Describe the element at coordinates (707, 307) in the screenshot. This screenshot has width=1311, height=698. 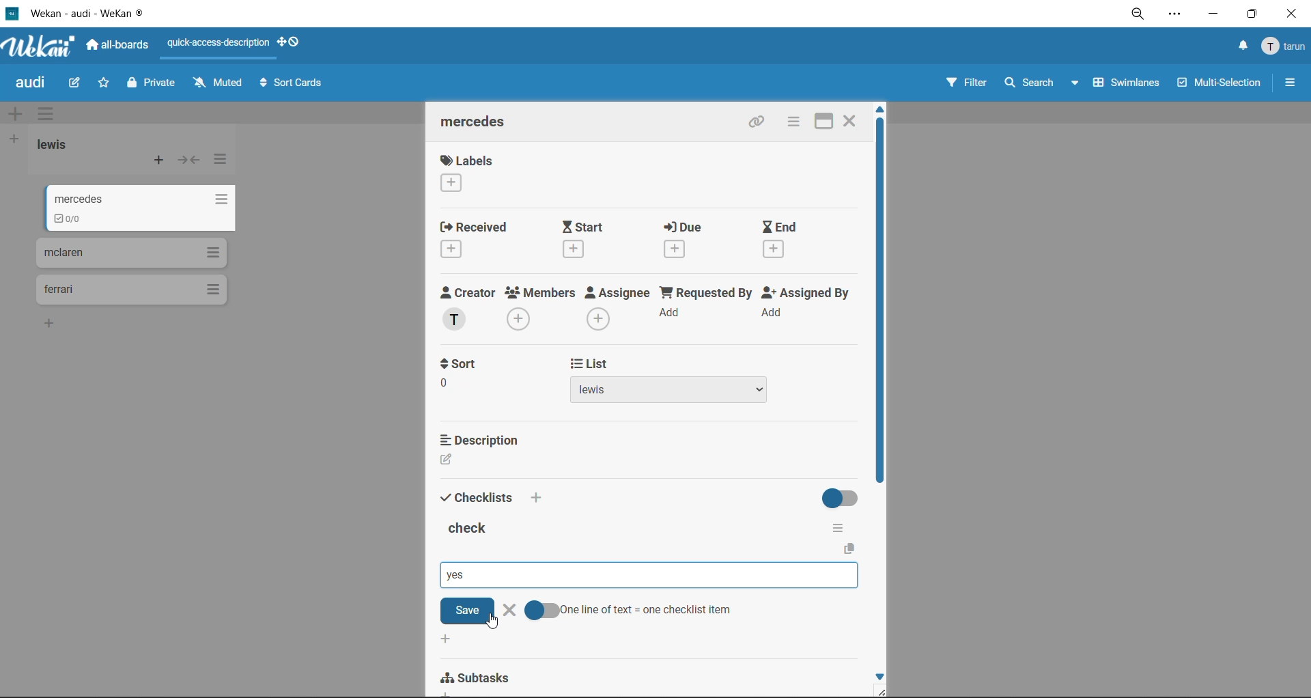
I see `requested by` at that location.